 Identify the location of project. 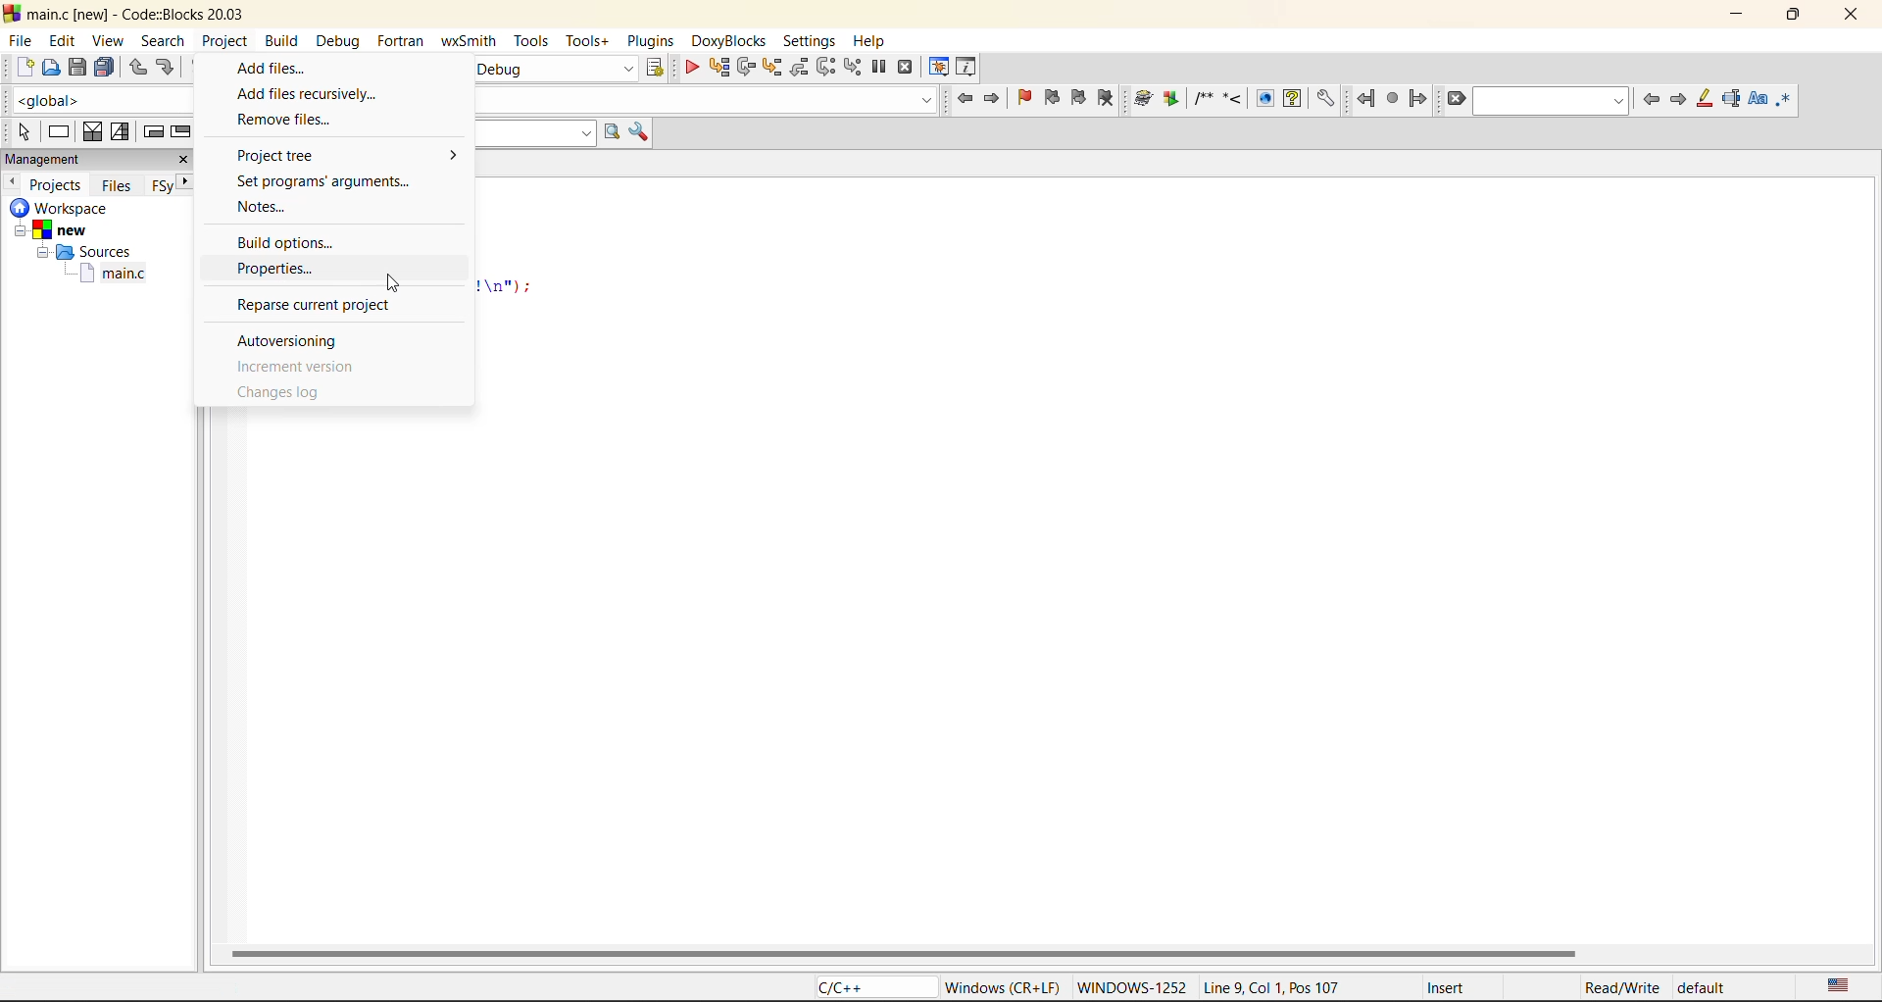
(226, 38).